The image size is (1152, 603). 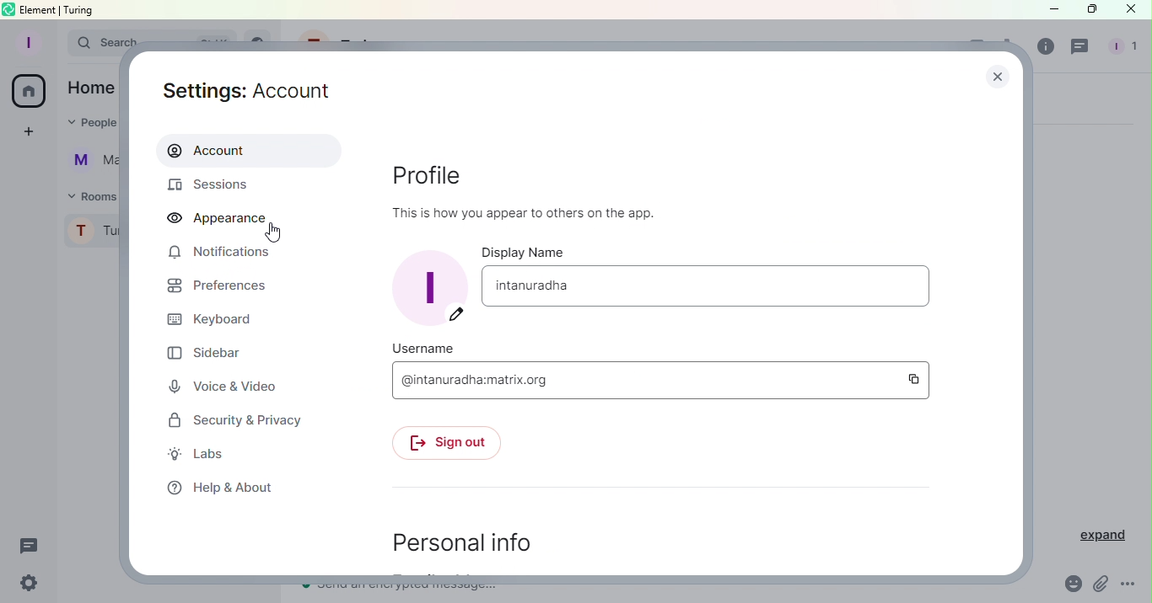 What do you see at coordinates (94, 45) in the screenshot?
I see `Search` at bounding box center [94, 45].